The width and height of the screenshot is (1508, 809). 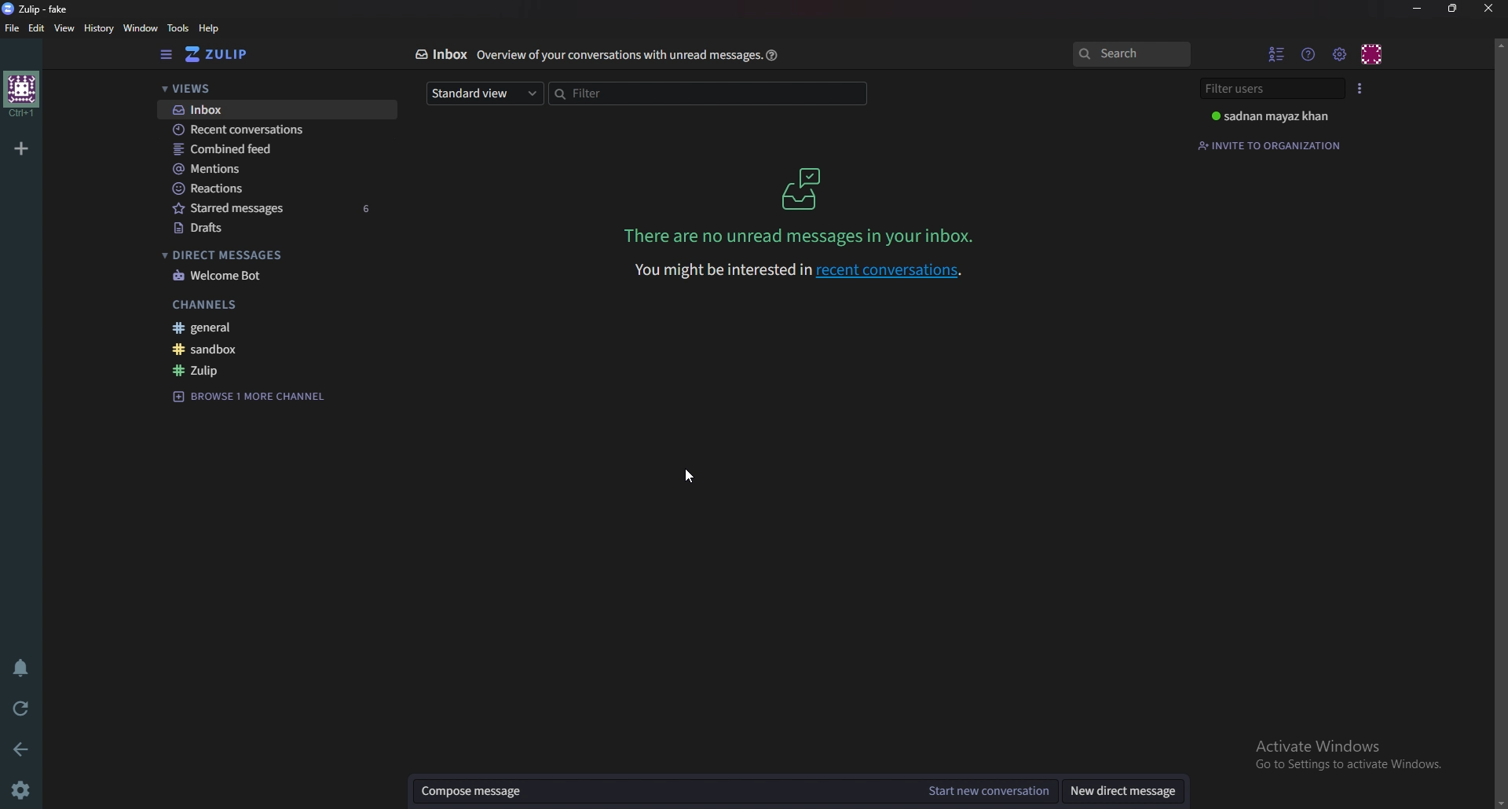 I want to click on Enable do not disturb, so click(x=22, y=668).